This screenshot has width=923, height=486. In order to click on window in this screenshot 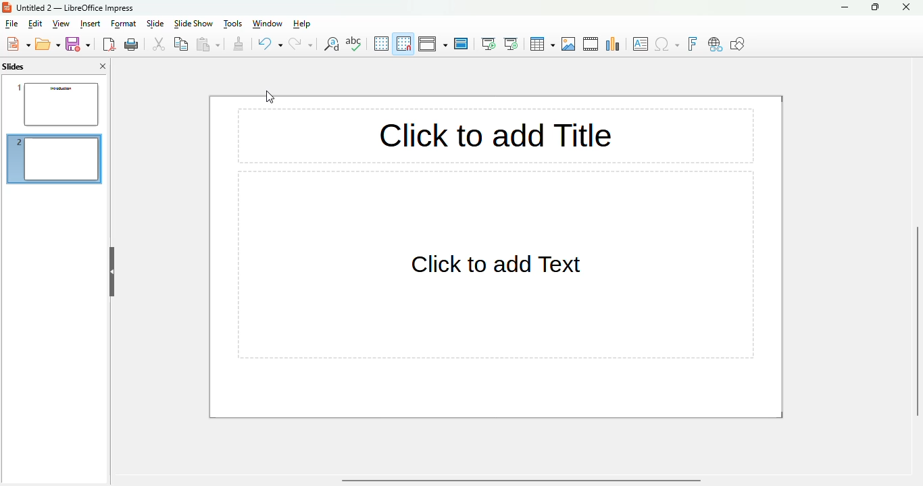, I will do `click(266, 24)`.